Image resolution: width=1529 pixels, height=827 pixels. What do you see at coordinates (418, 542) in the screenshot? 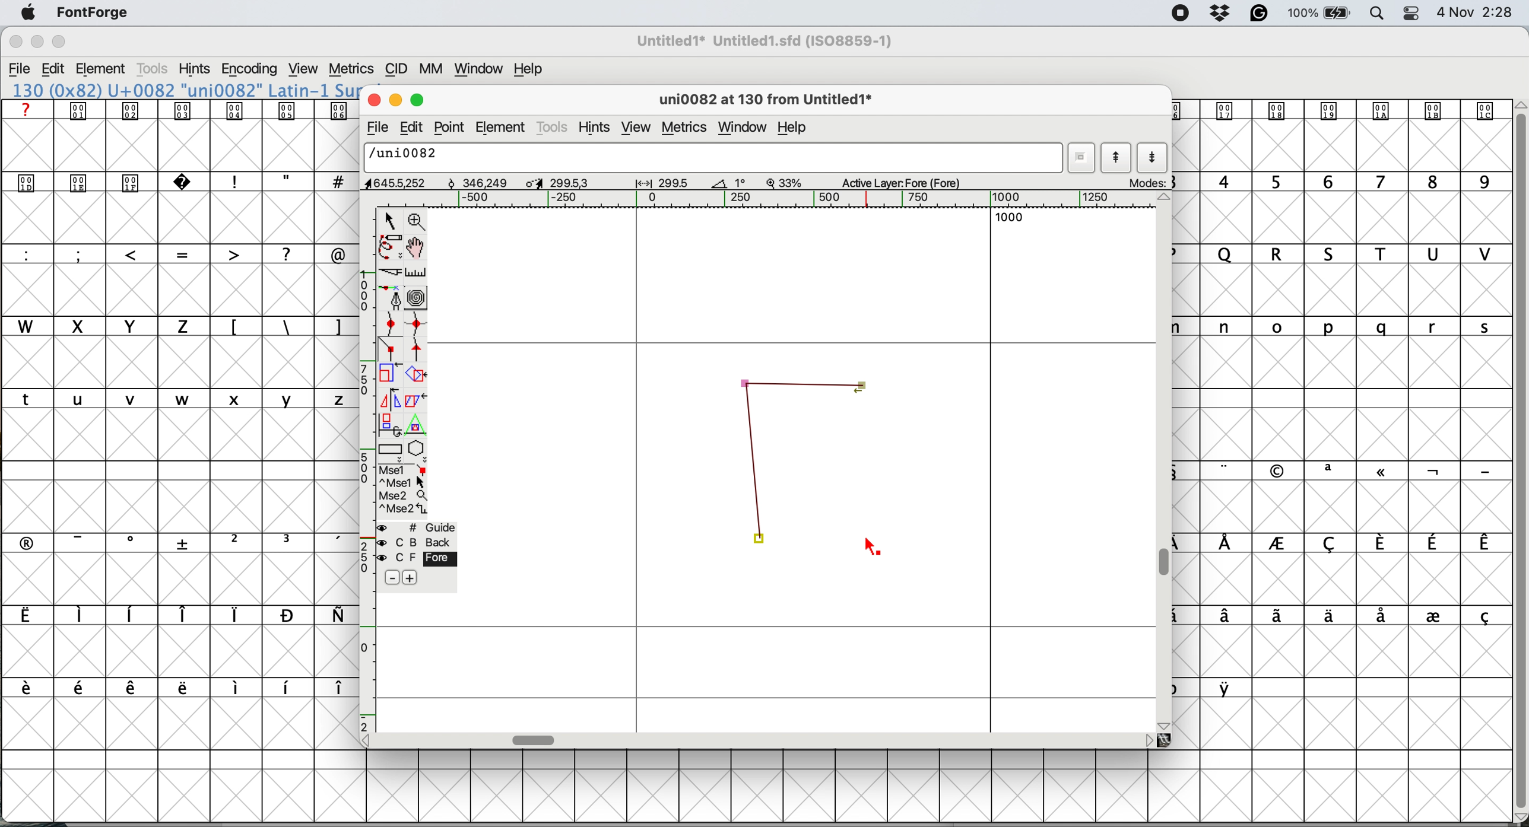
I see `back` at bounding box center [418, 542].